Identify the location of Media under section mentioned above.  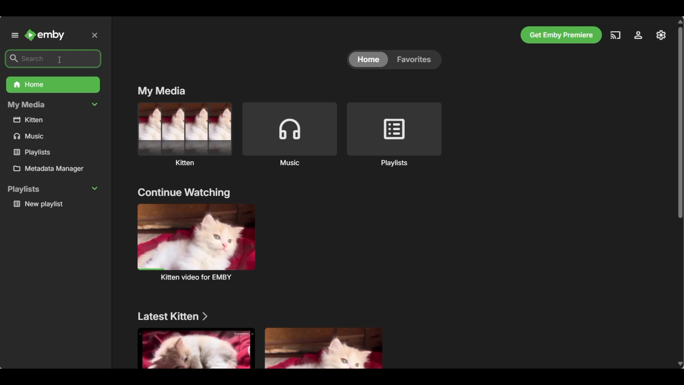
(324, 348).